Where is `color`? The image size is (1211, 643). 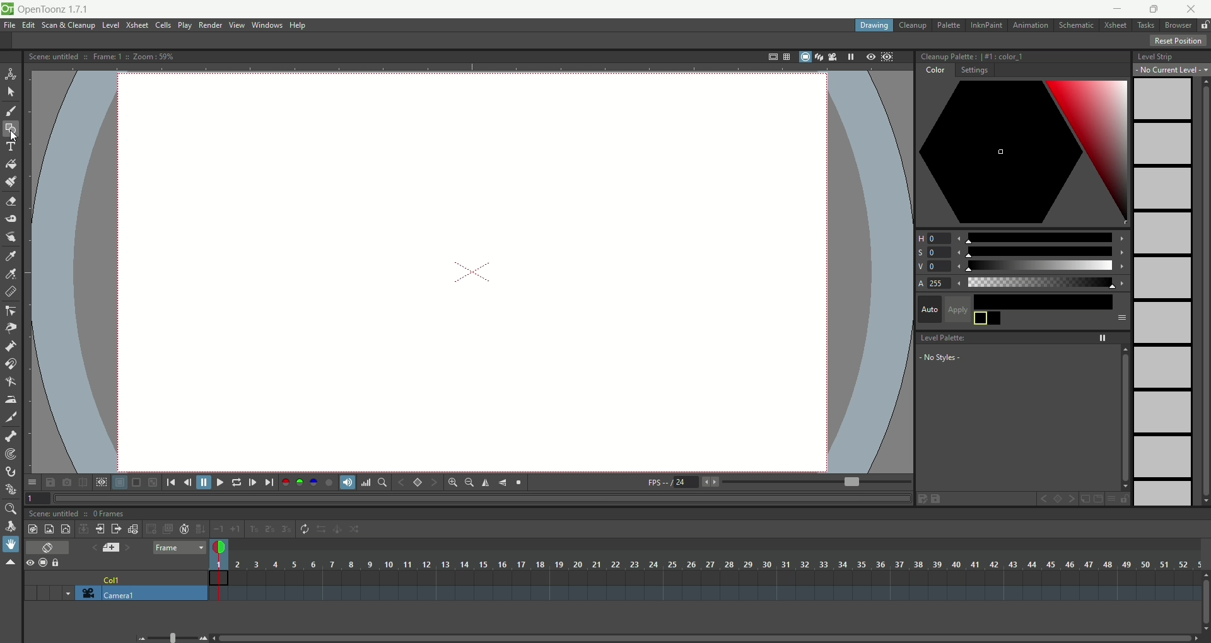 color is located at coordinates (933, 72).